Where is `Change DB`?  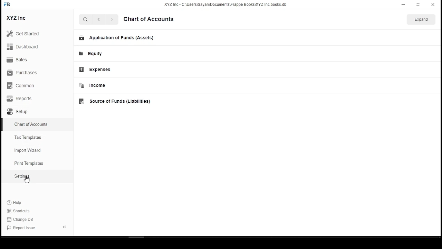 Change DB is located at coordinates (21, 219).